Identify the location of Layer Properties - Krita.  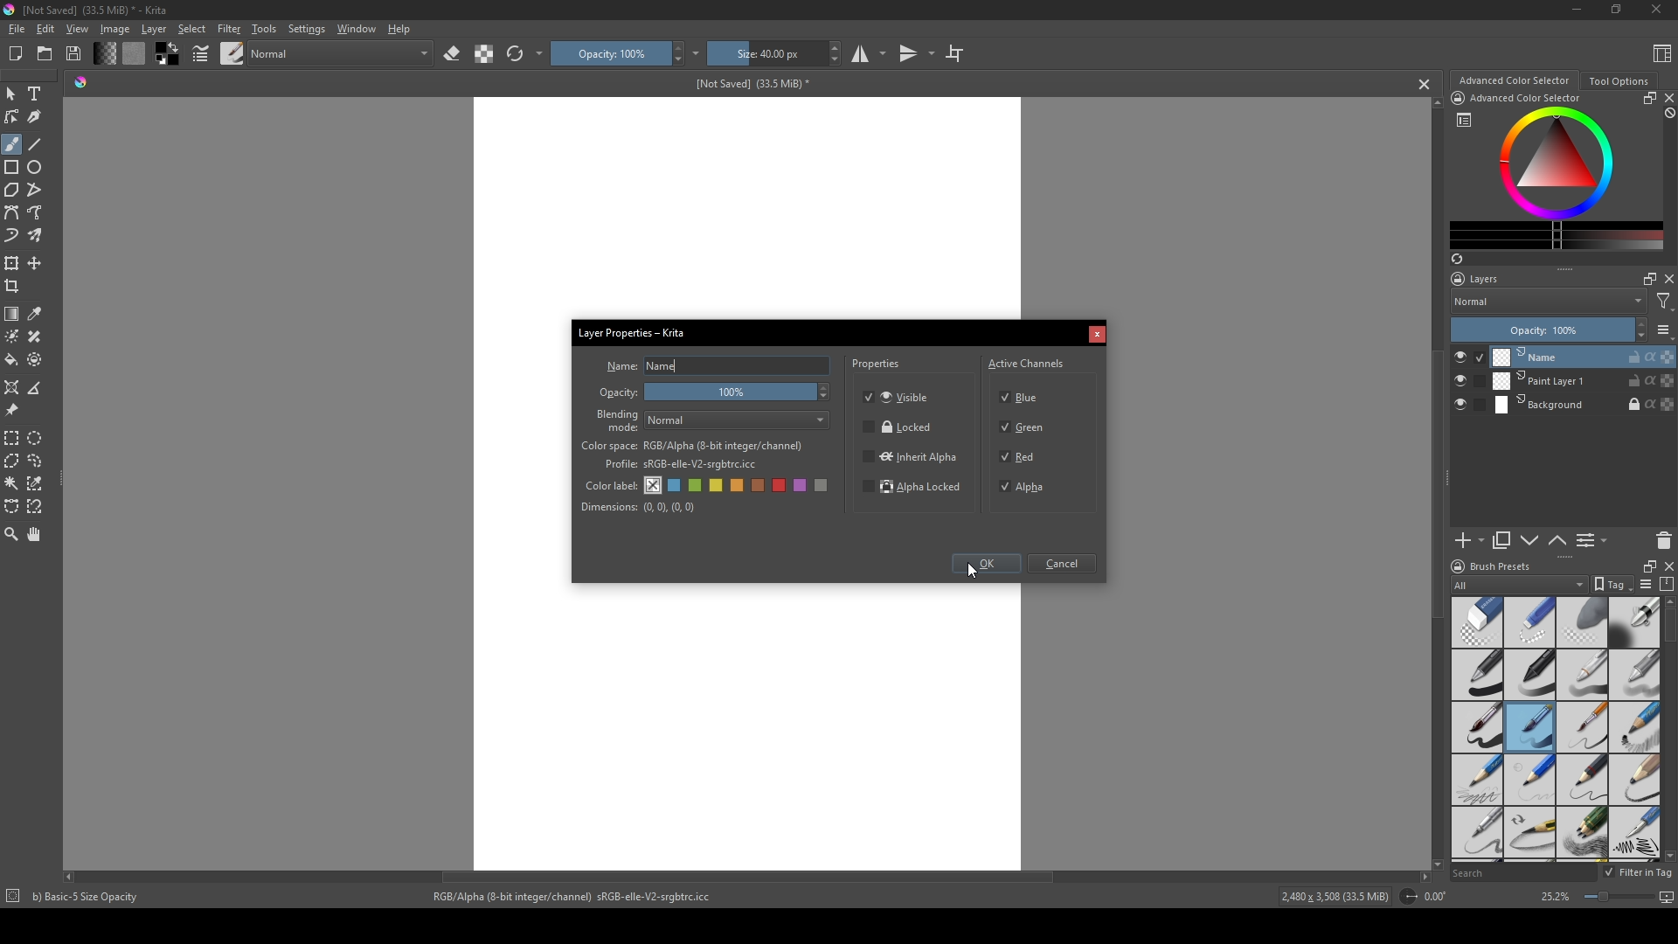
(634, 330).